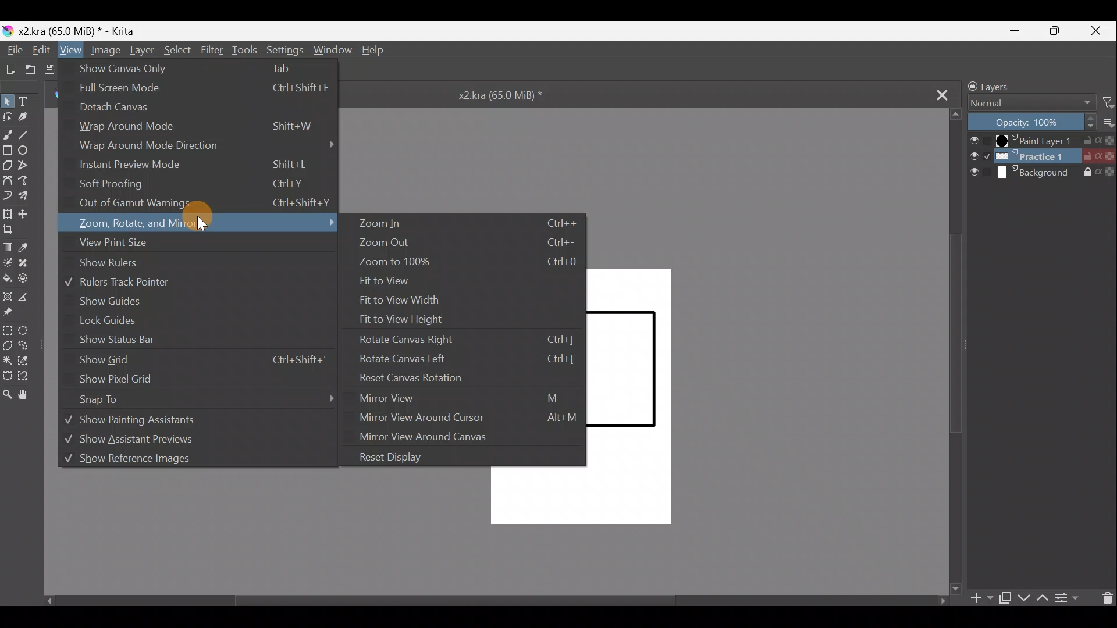 This screenshot has height=628, width=1117. I want to click on Draw a gradient, so click(9, 247).